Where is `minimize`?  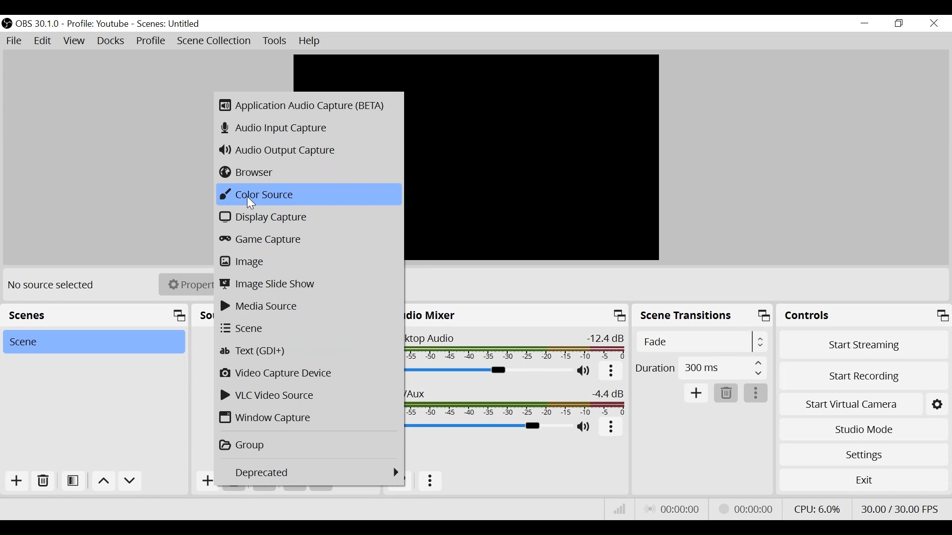
minimize is located at coordinates (865, 23).